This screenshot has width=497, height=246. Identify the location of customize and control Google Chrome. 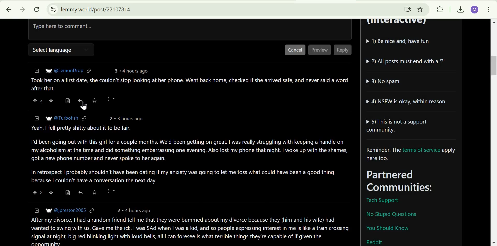
(489, 10).